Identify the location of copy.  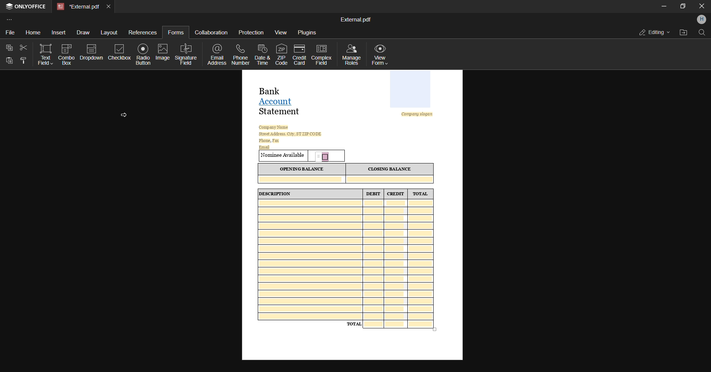
(8, 48).